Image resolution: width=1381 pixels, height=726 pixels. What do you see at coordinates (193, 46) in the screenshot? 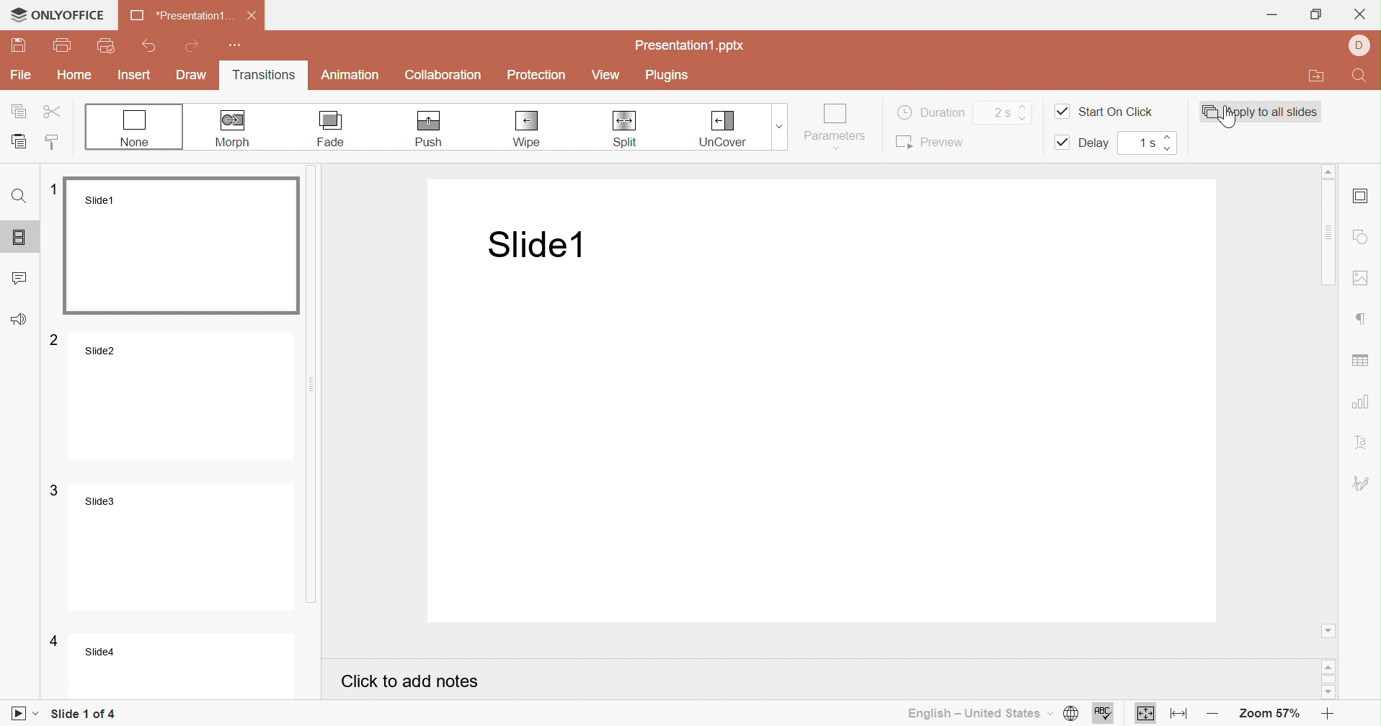
I see `Redo` at bounding box center [193, 46].